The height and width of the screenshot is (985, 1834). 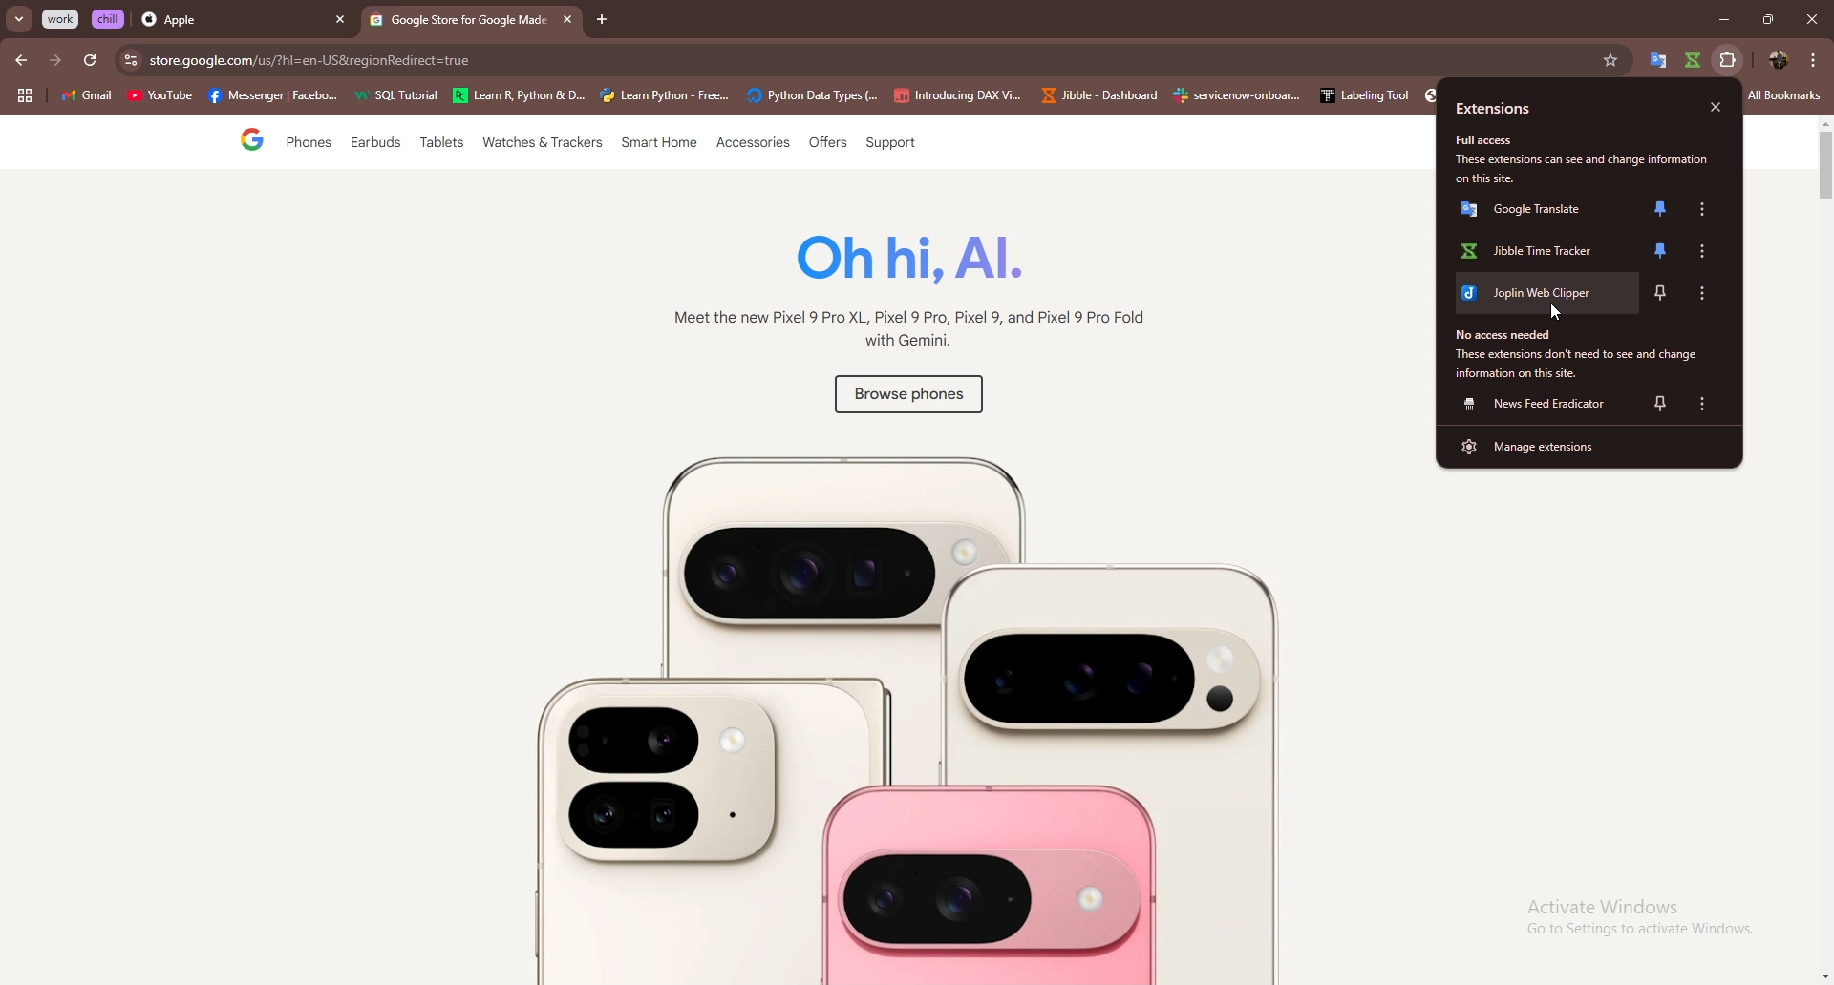 What do you see at coordinates (1660, 403) in the screenshot?
I see `pin` at bounding box center [1660, 403].